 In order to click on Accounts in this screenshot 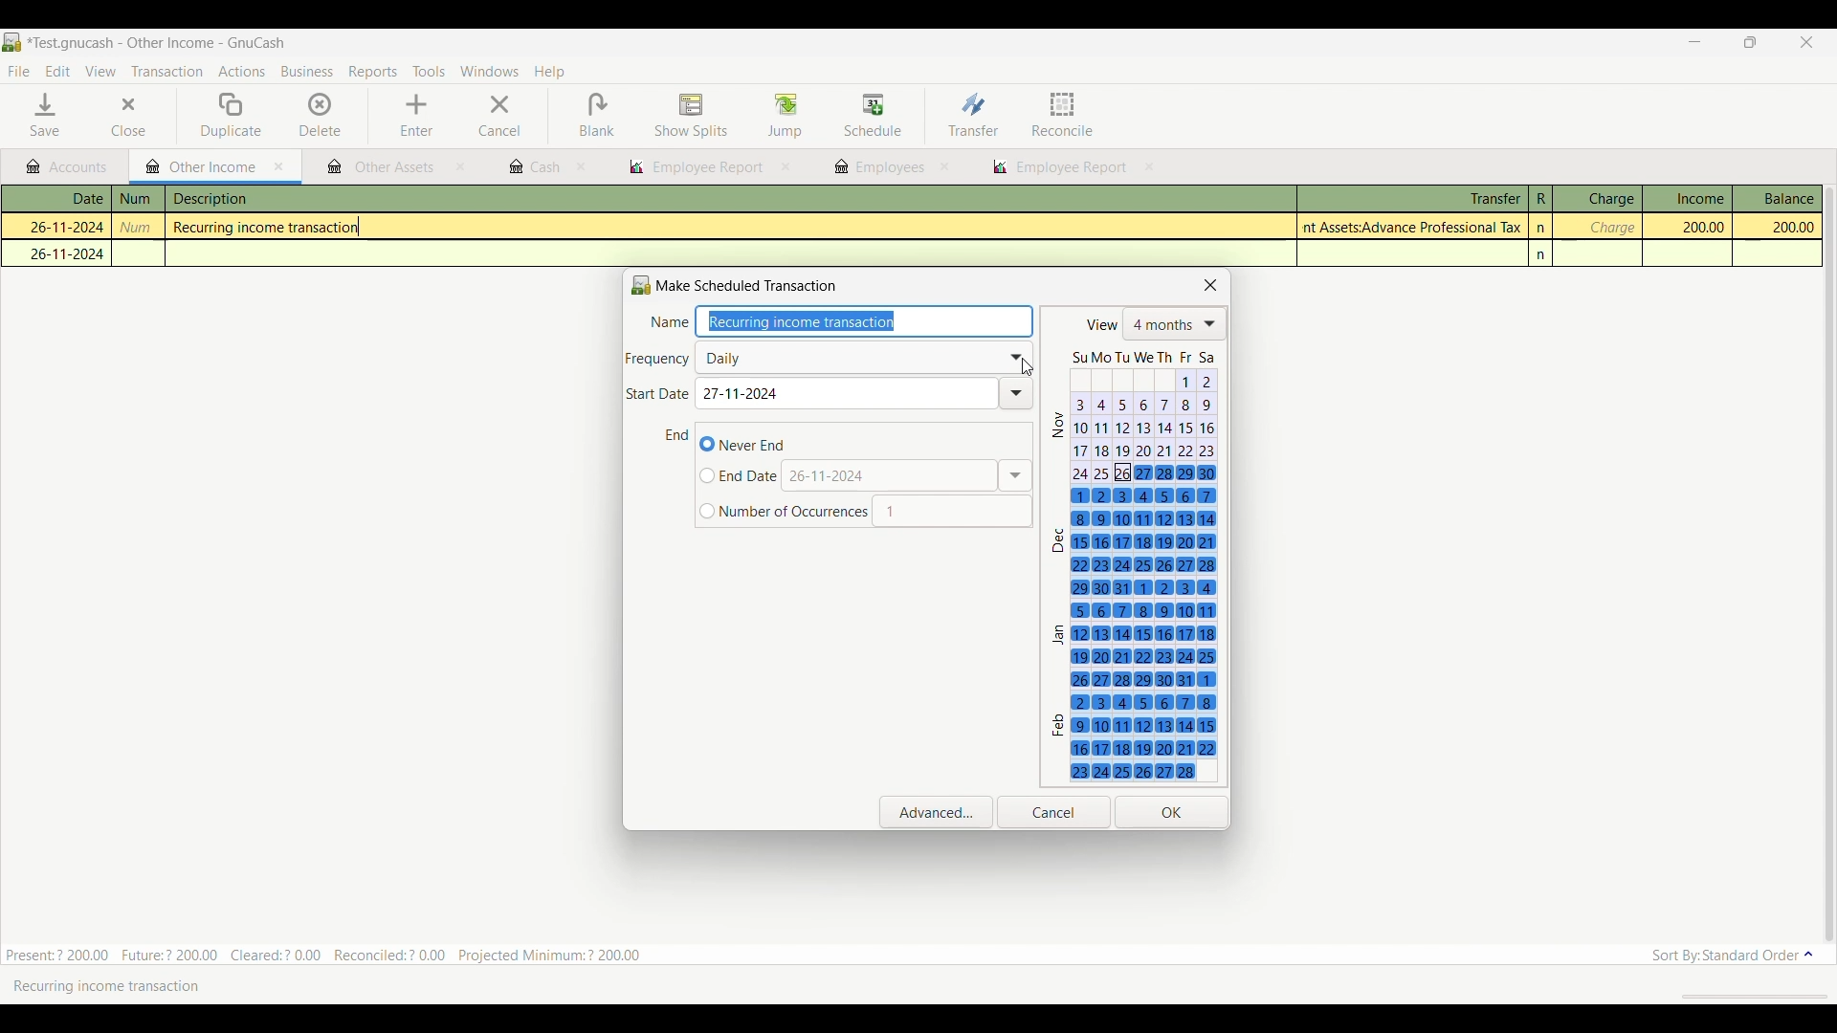, I will do `click(71, 167)`.